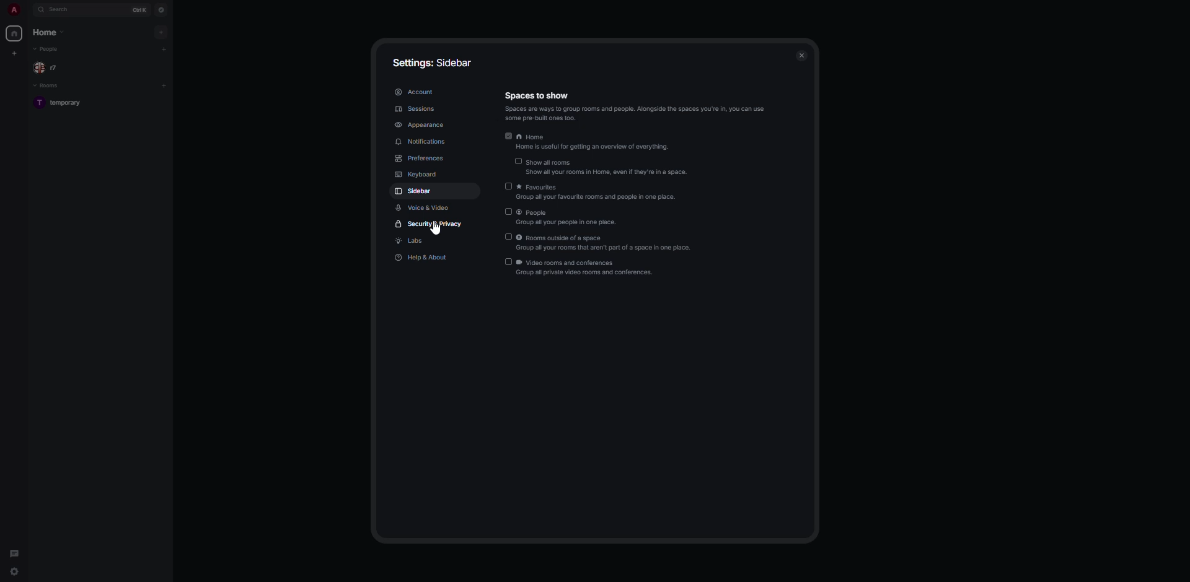  I want to click on spaces to show, so click(637, 105).